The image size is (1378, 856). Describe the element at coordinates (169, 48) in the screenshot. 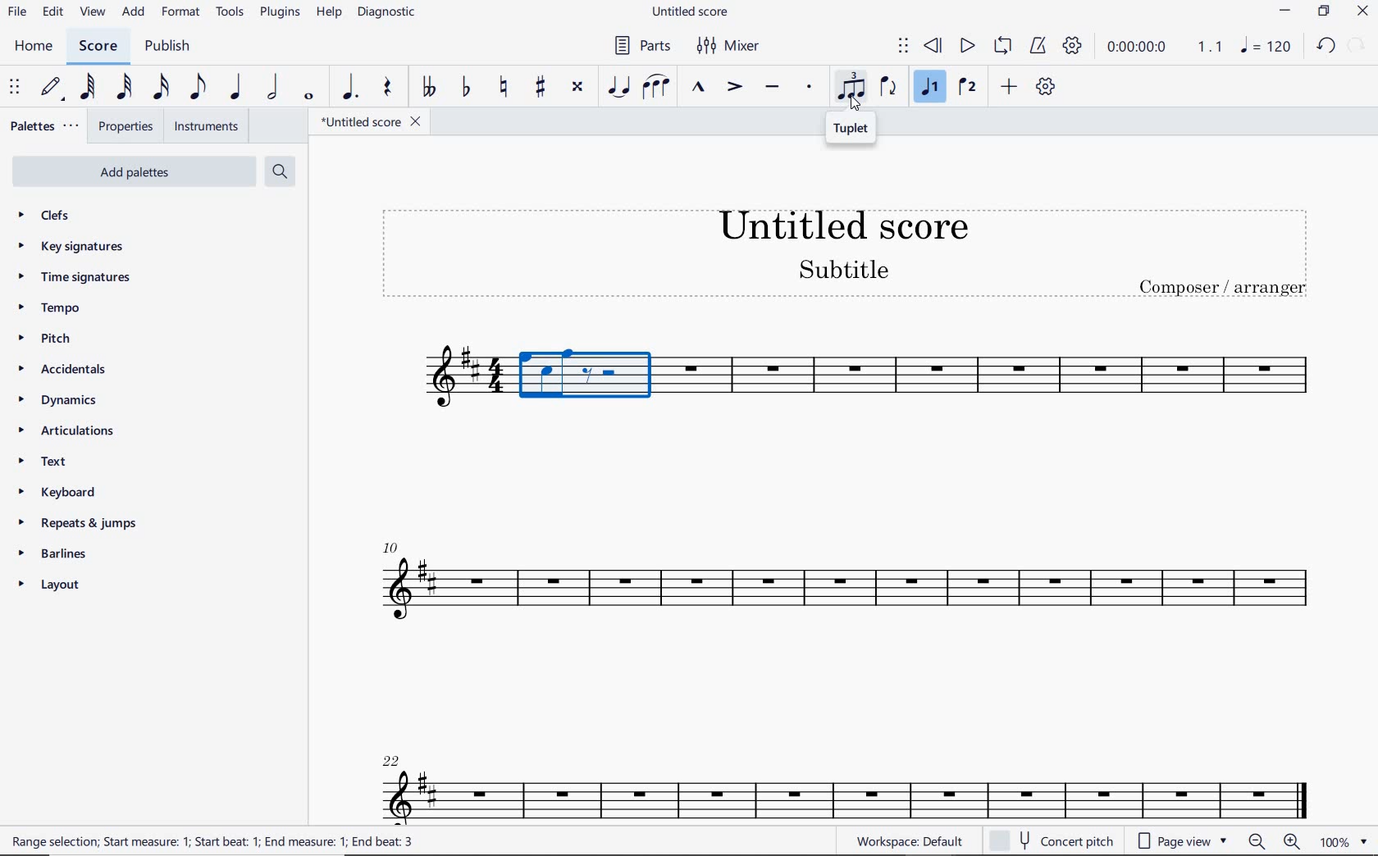

I see `PUBLISH` at that location.